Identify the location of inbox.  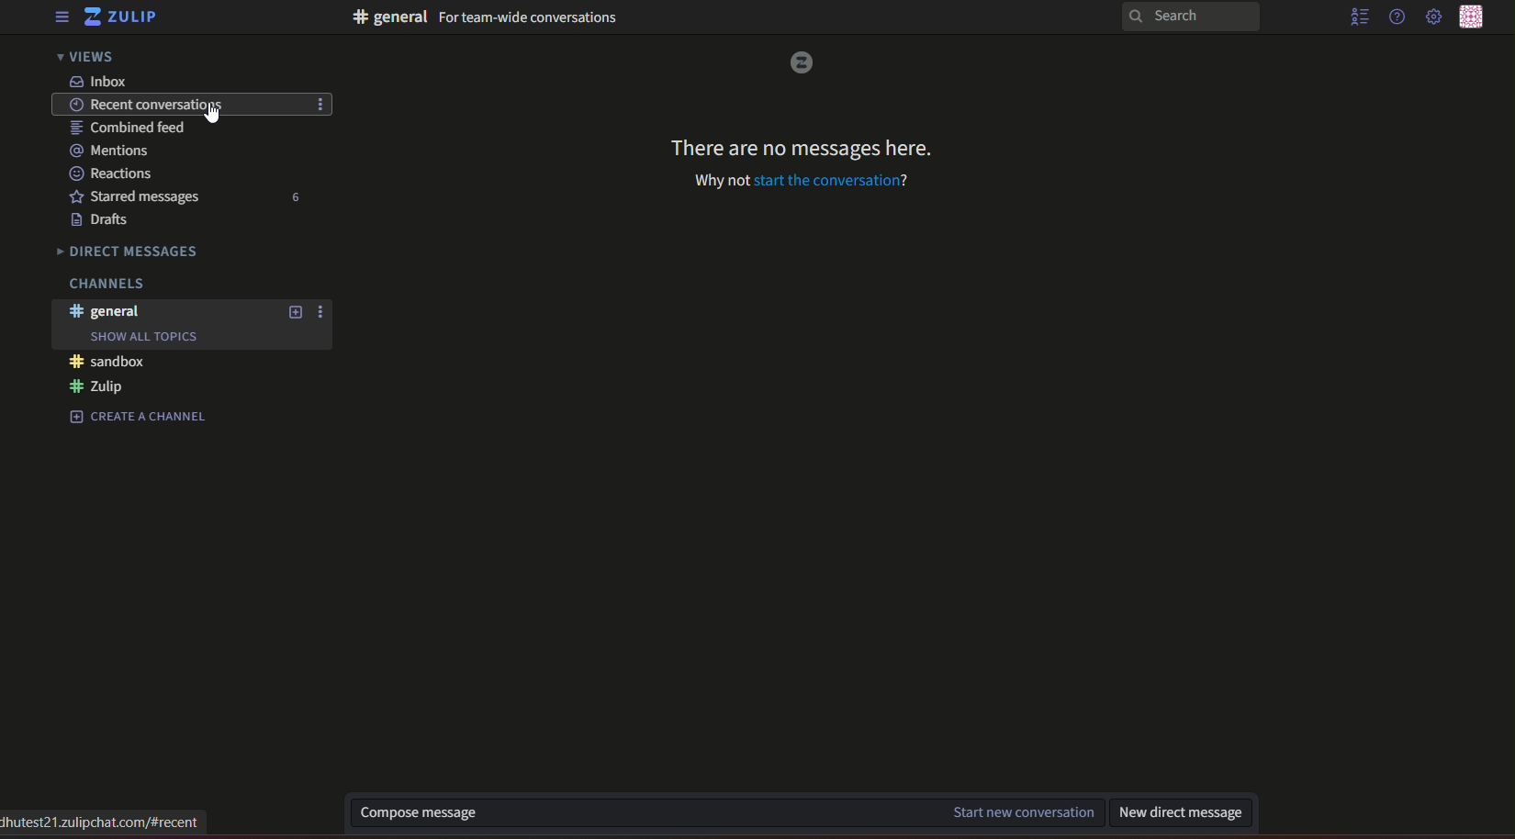
(101, 81).